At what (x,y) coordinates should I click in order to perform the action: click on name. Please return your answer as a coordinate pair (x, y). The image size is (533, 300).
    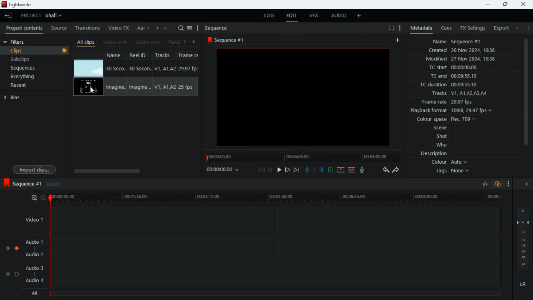
    Looking at the image, I should click on (115, 74).